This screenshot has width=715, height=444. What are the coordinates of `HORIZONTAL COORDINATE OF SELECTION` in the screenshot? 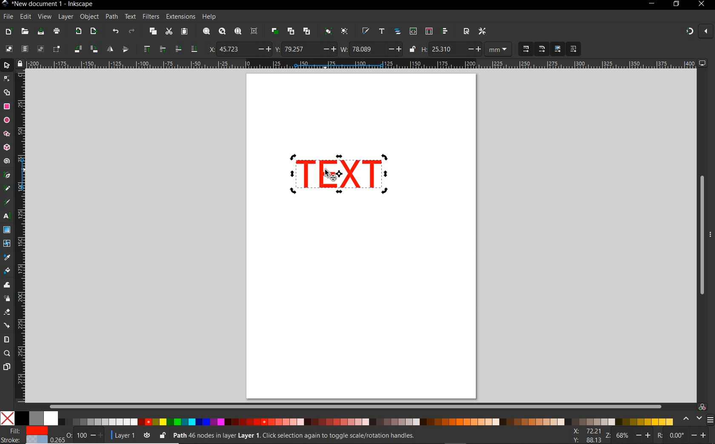 It's located at (240, 49).